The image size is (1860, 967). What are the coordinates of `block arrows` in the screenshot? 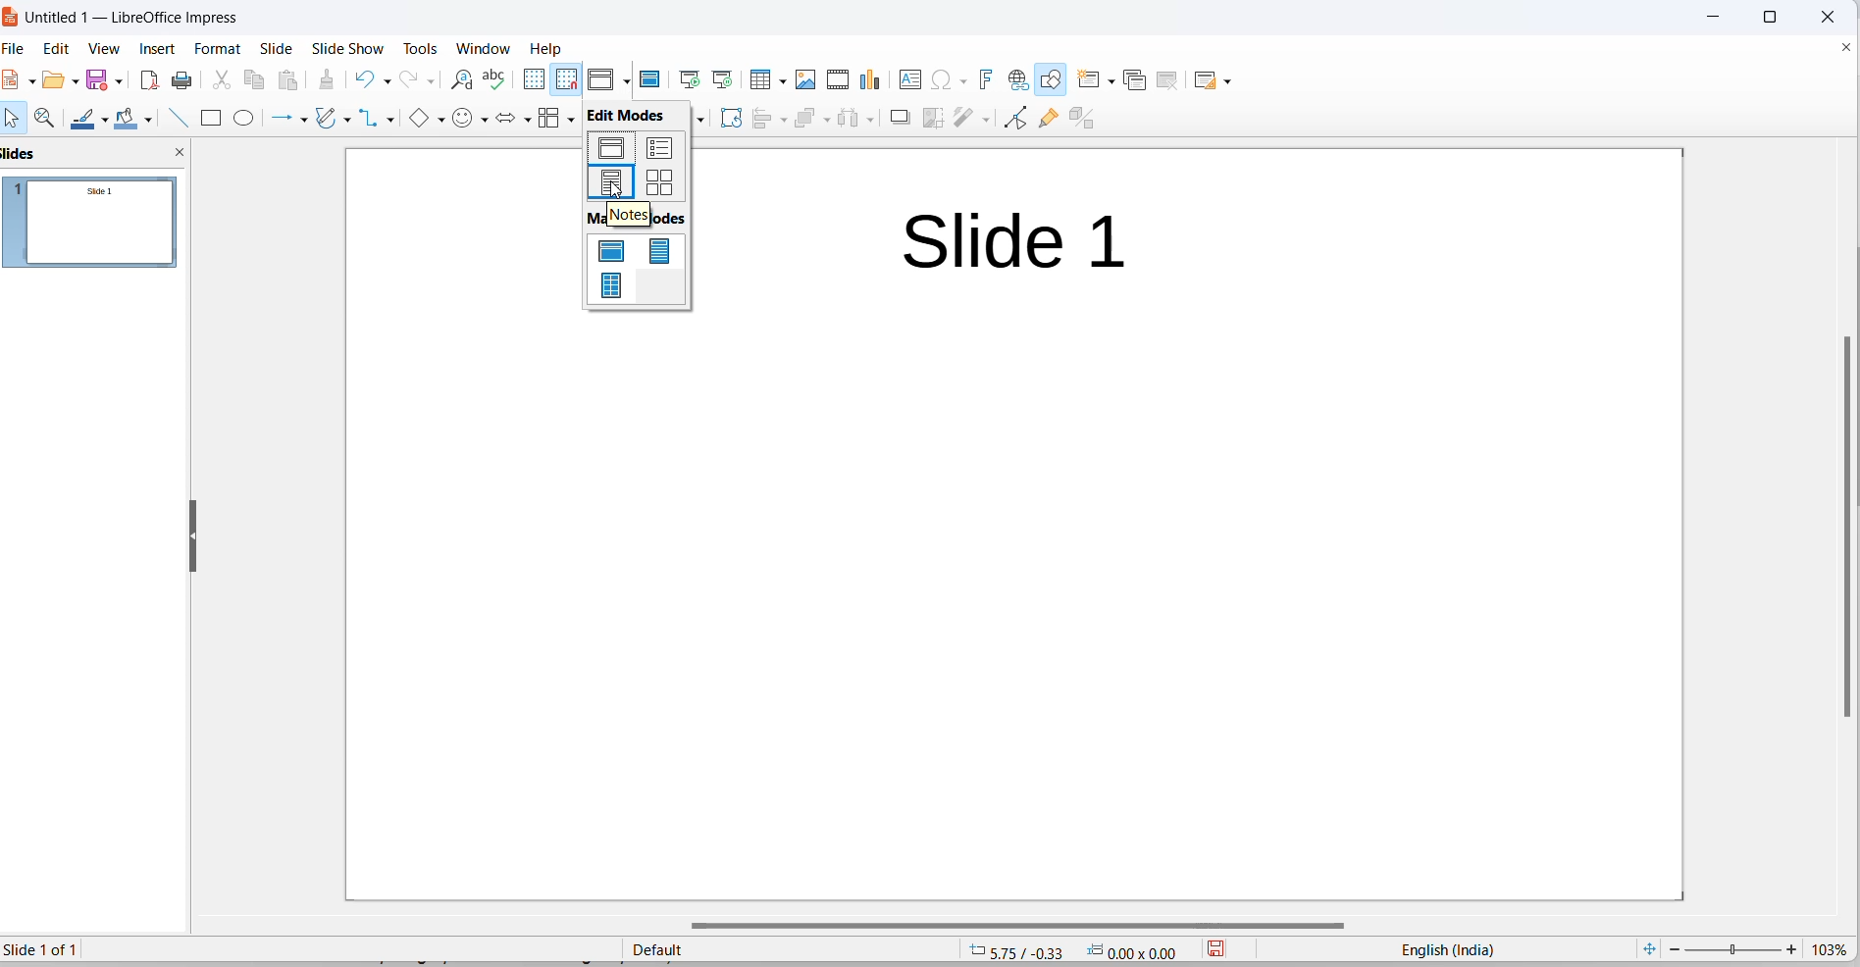 It's located at (508, 121).